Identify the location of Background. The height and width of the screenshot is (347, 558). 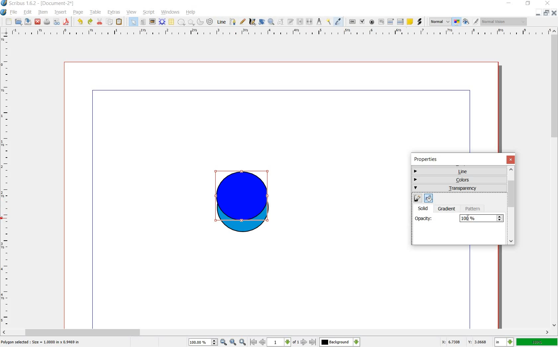
(340, 342).